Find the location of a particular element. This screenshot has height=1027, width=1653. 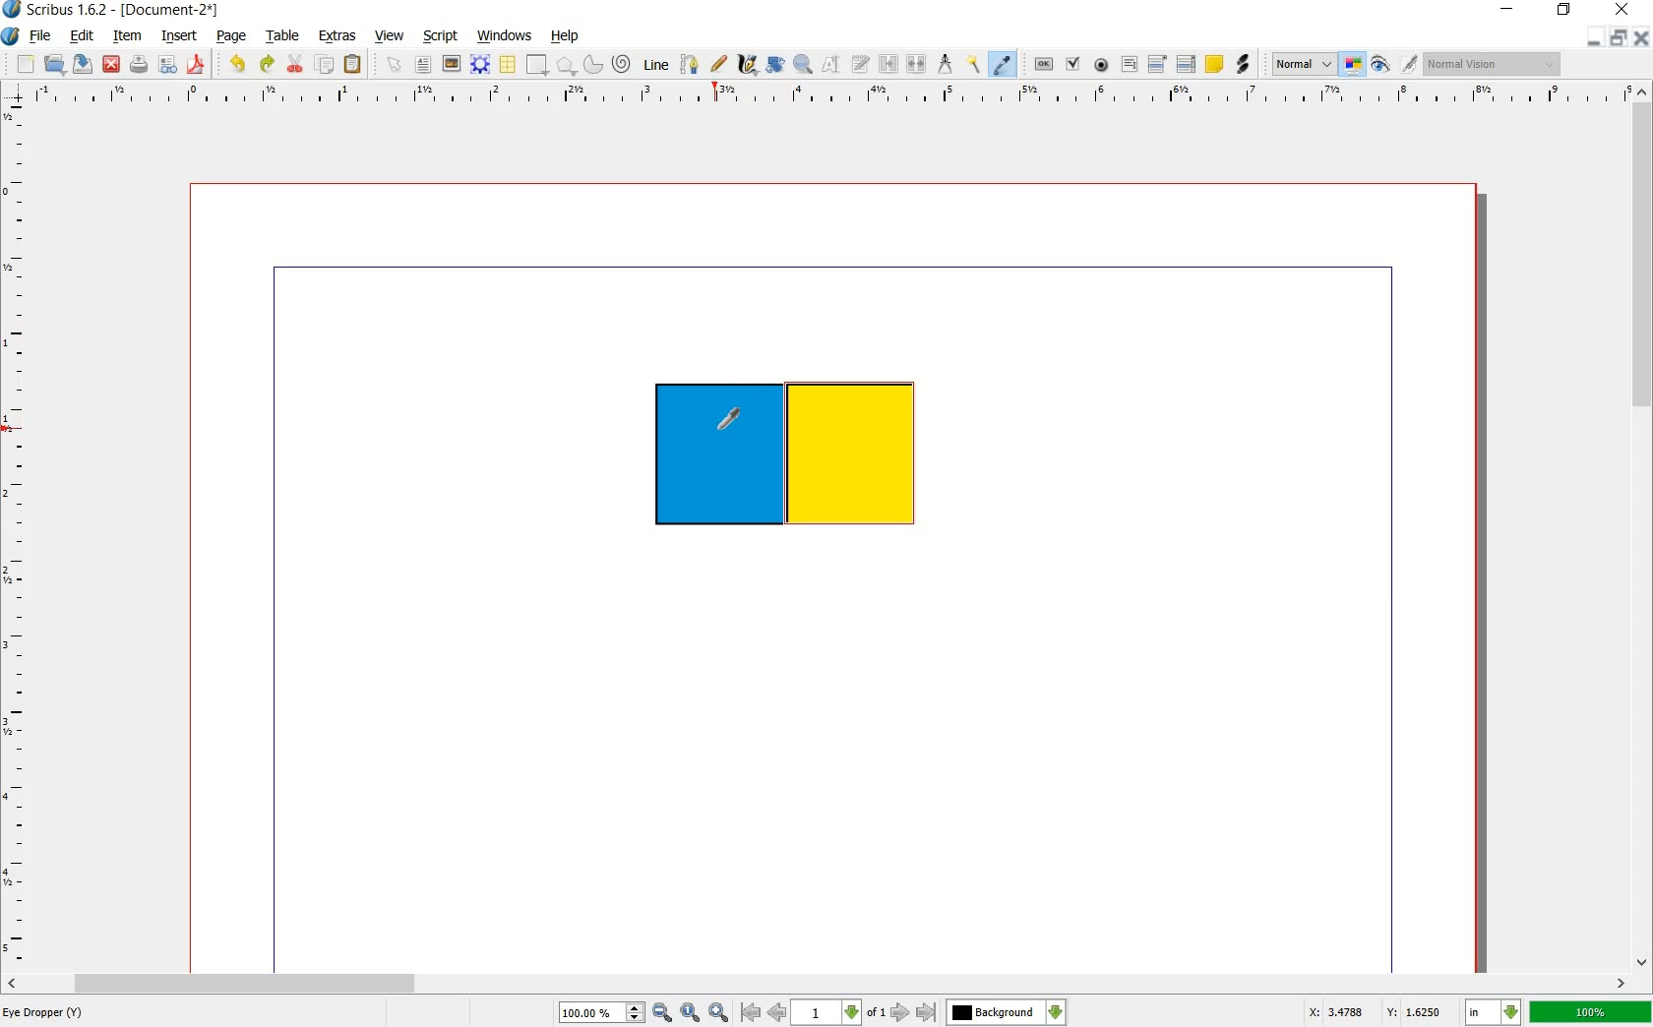

restore is located at coordinates (1621, 37).